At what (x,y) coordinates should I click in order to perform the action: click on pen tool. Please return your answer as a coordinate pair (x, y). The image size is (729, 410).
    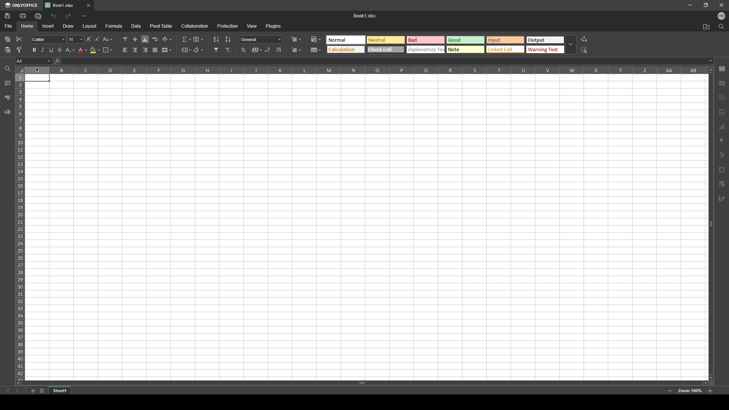
    Looking at the image, I should click on (721, 199).